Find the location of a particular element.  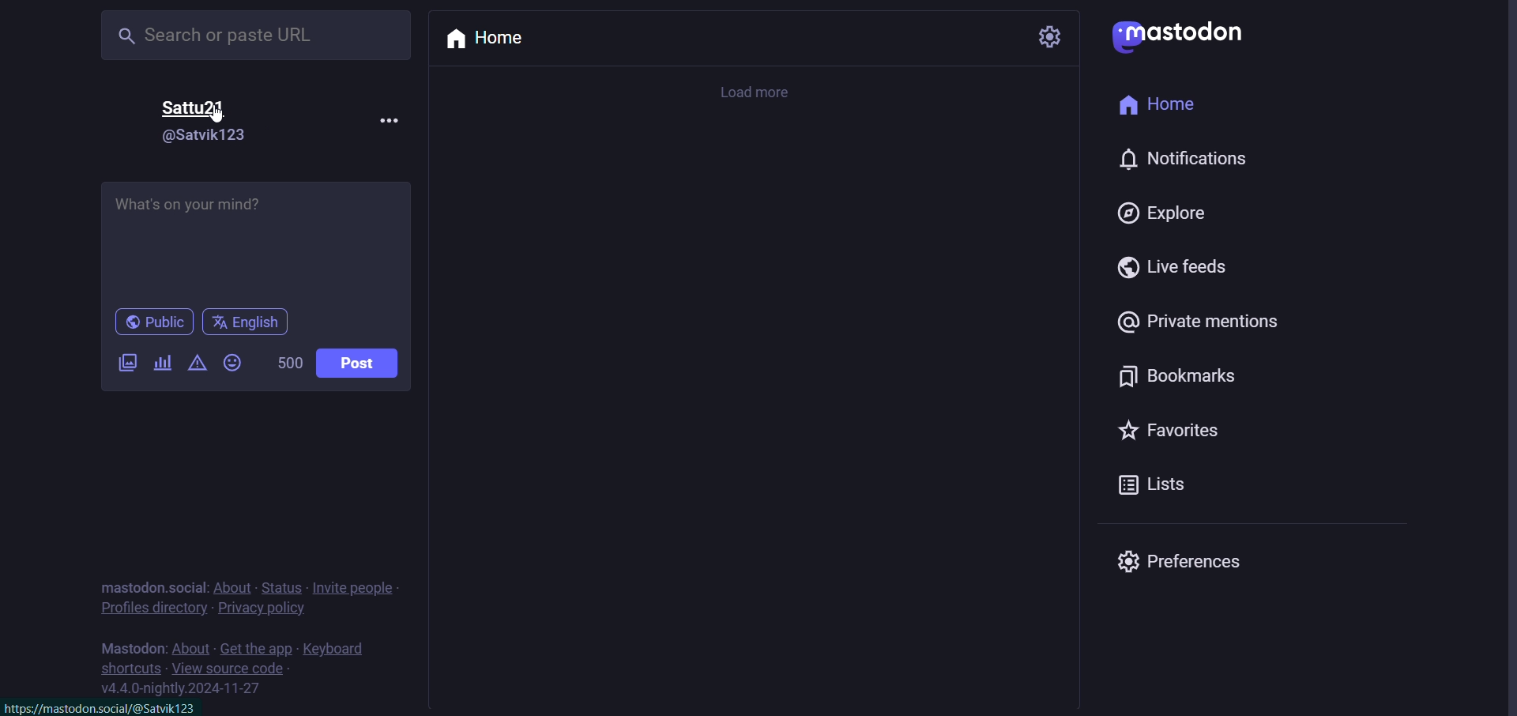

shortcuts is located at coordinates (131, 668).